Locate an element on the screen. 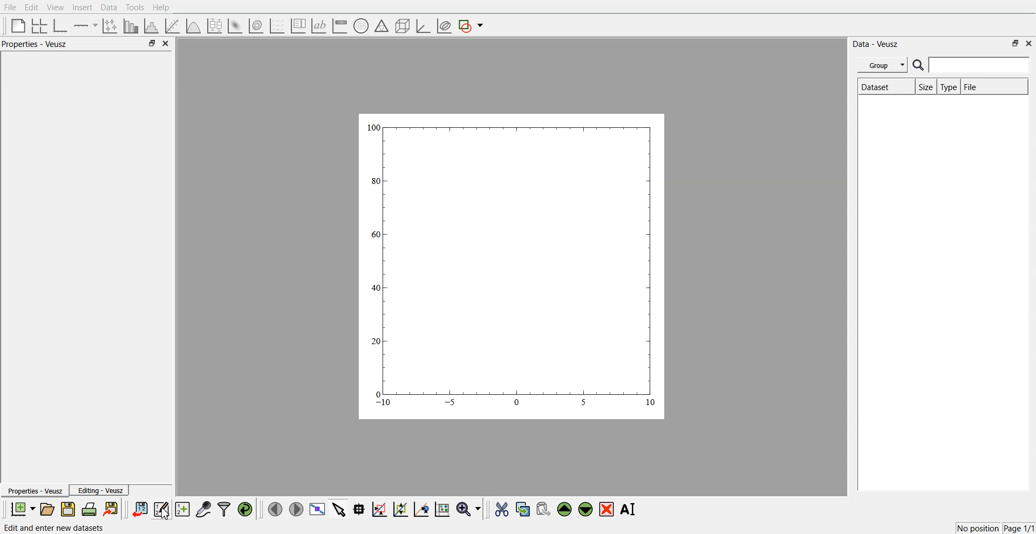 The width and height of the screenshot is (1036, 534). Insert is located at coordinates (81, 8).